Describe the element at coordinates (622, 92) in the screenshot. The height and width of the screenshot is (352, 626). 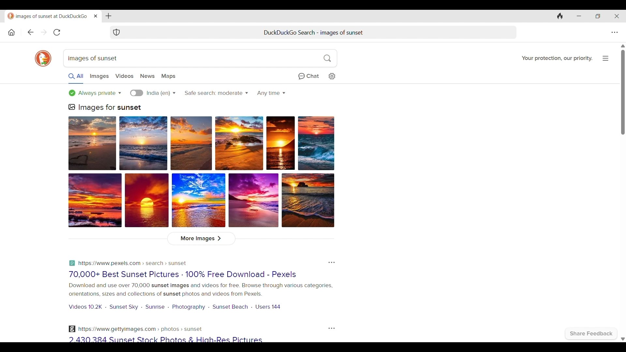
I see `Vertical slide bar` at that location.